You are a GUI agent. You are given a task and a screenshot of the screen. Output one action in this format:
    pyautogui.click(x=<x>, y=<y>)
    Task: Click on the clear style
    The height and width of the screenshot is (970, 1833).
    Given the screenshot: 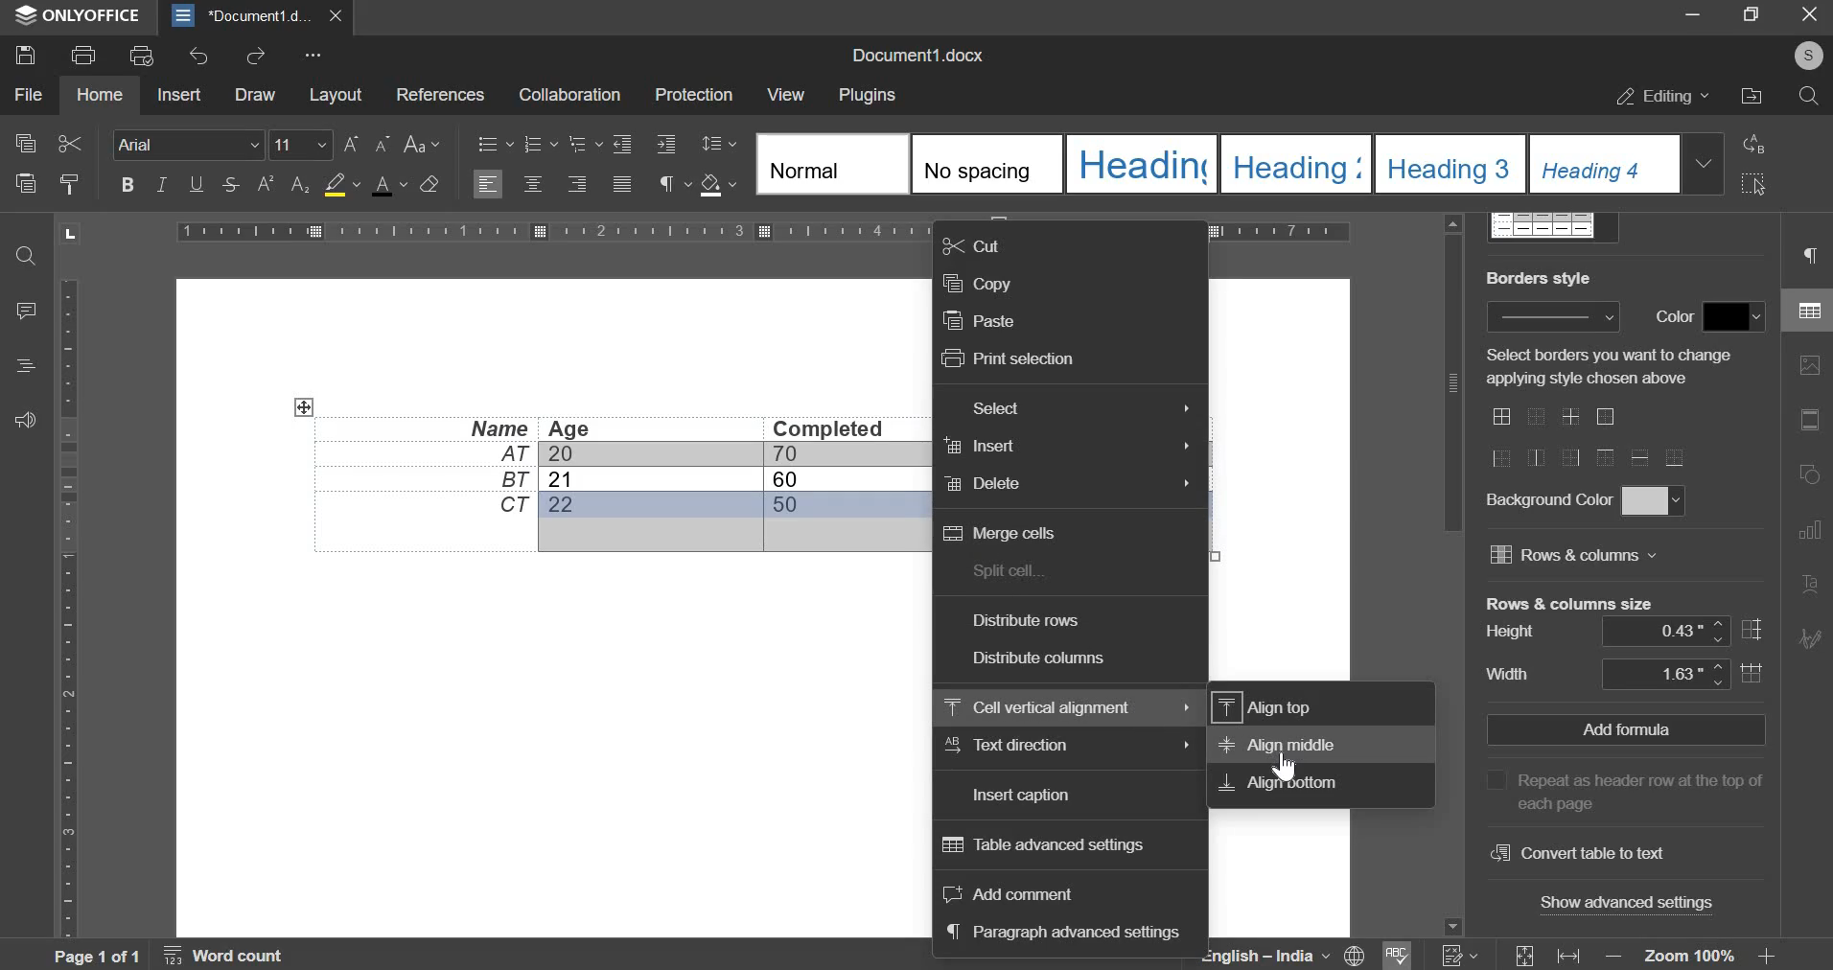 What is the action you would take?
    pyautogui.click(x=429, y=182)
    